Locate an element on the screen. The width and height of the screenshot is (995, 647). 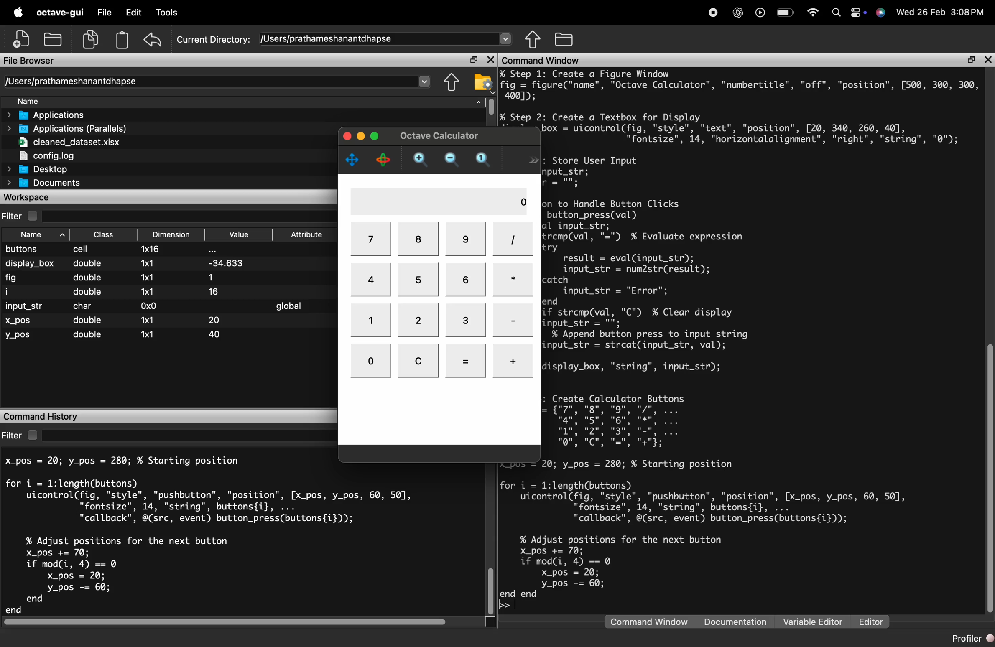
pan is located at coordinates (350, 159).